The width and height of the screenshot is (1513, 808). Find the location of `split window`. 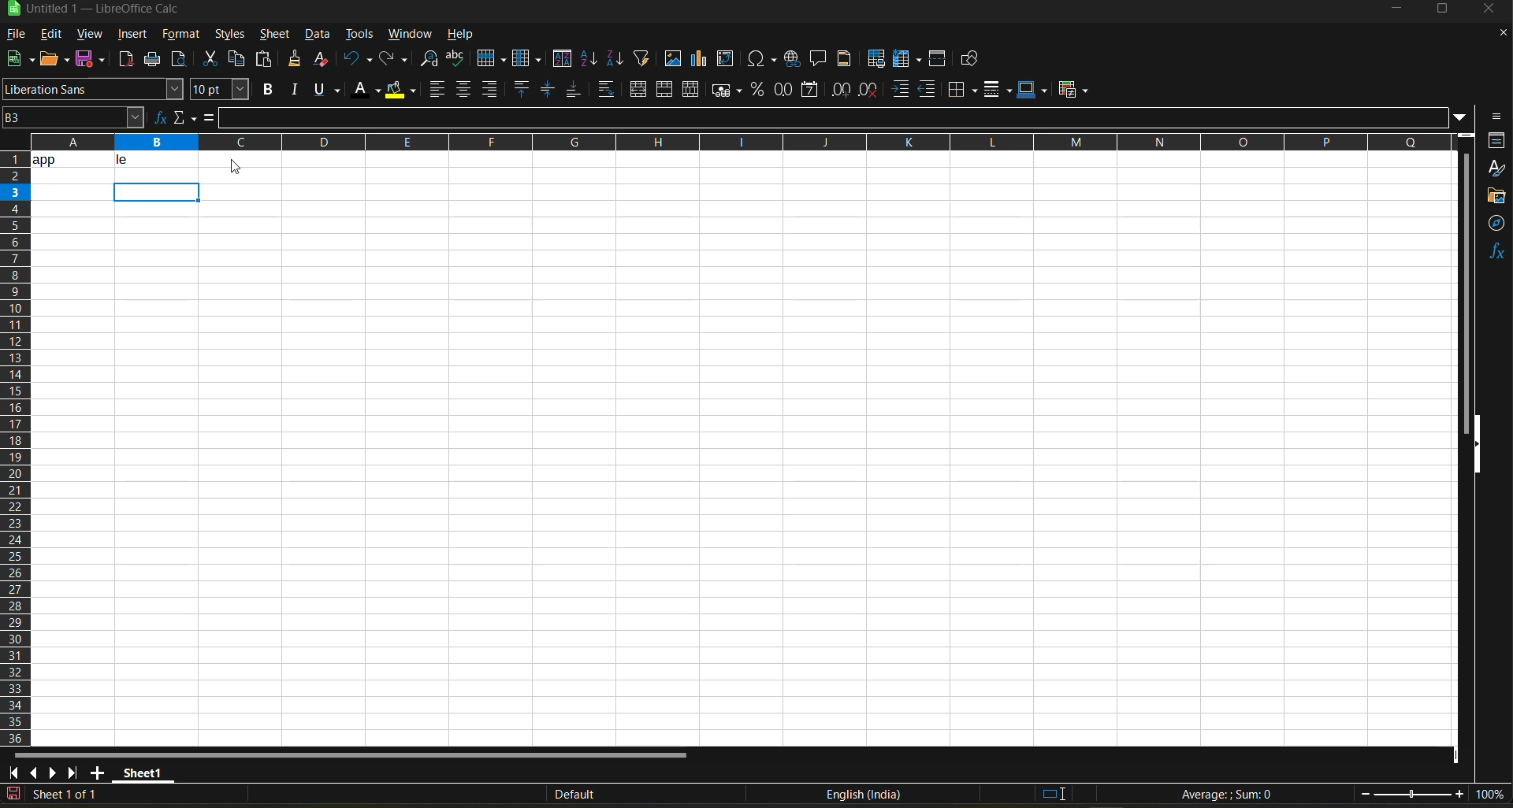

split window is located at coordinates (940, 60).